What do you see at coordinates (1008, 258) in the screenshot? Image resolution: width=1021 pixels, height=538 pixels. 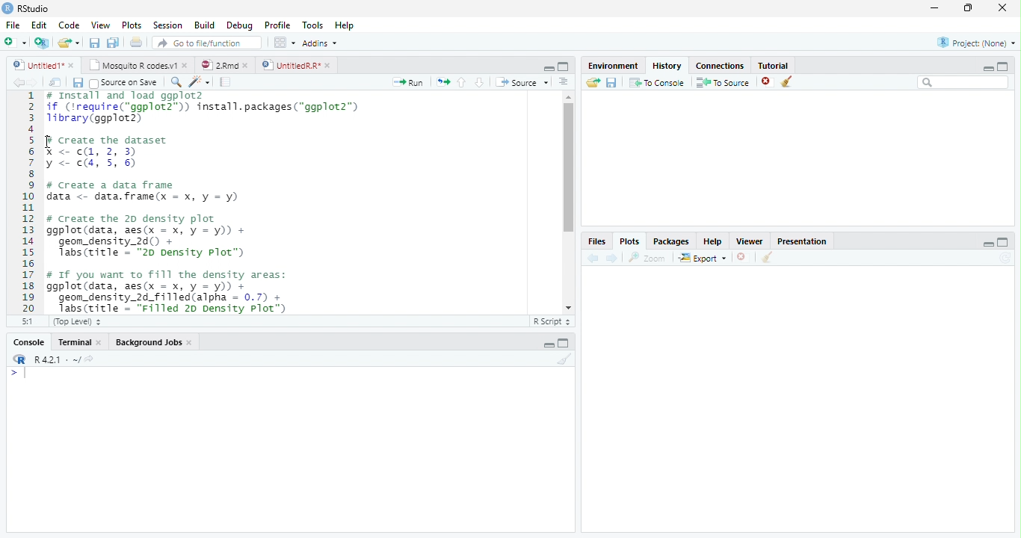 I see `Refresh` at bounding box center [1008, 258].